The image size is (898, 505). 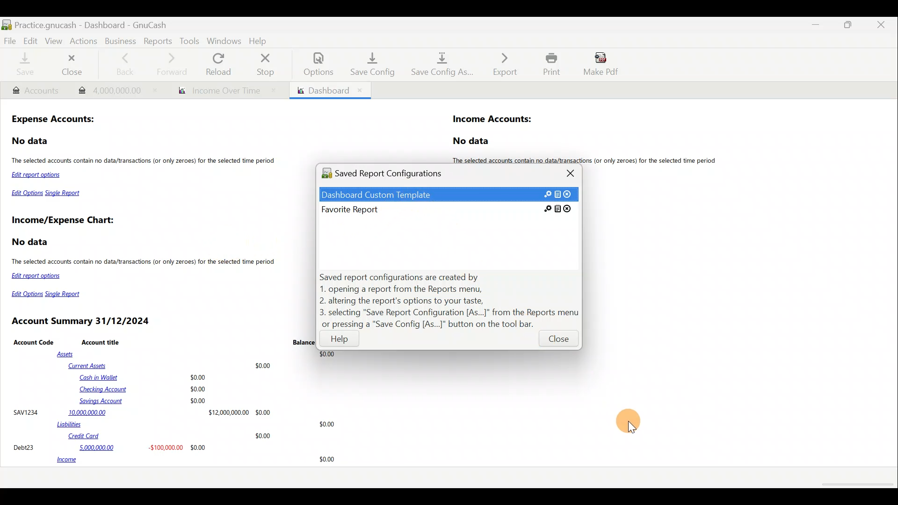 What do you see at coordinates (25, 65) in the screenshot?
I see `Save` at bounding box center [25, 65].